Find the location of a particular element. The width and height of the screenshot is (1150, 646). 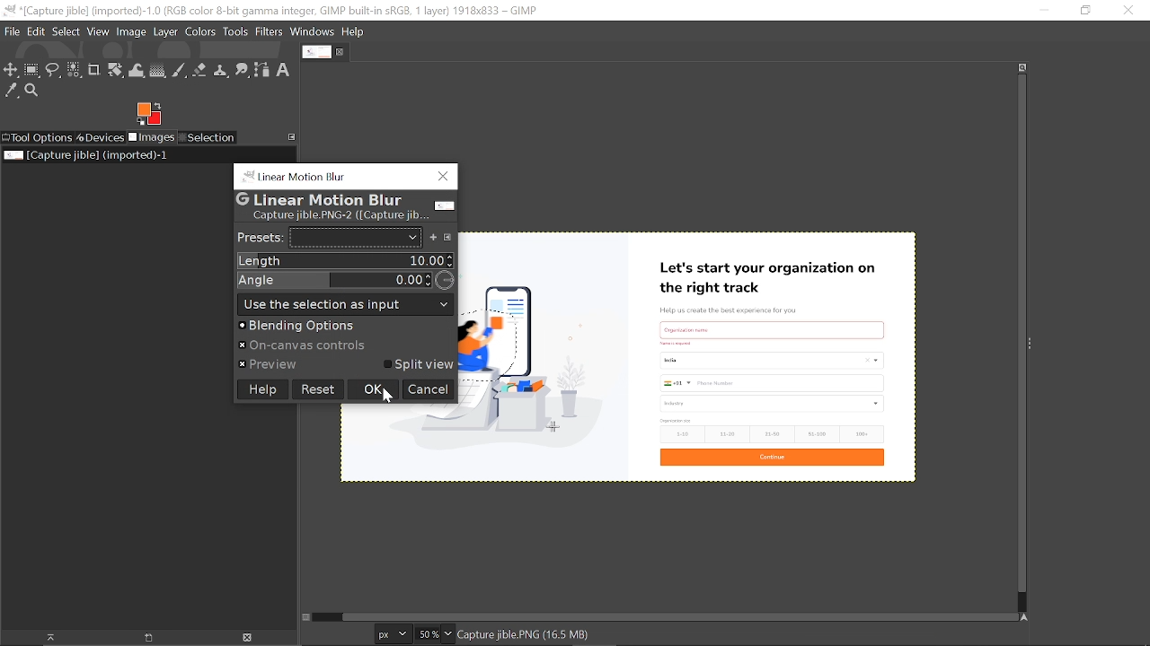

Current image unit is located at coordinates (391, 634).